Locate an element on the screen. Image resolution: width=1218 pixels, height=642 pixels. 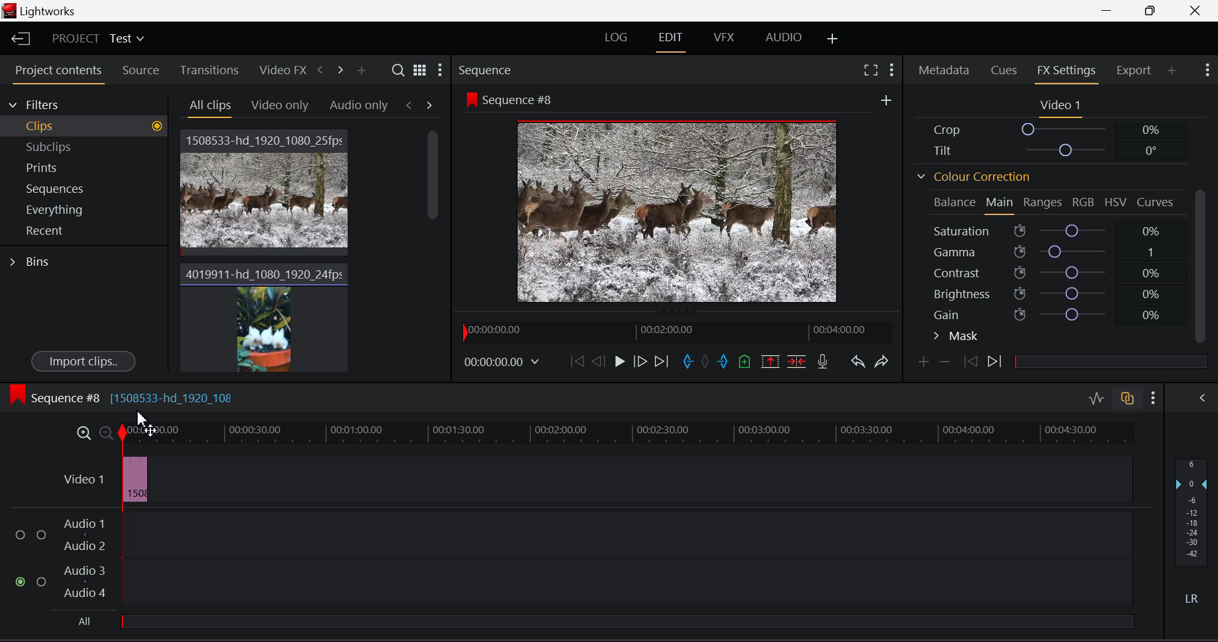
Import Clips is located at coordinates (85, 361).